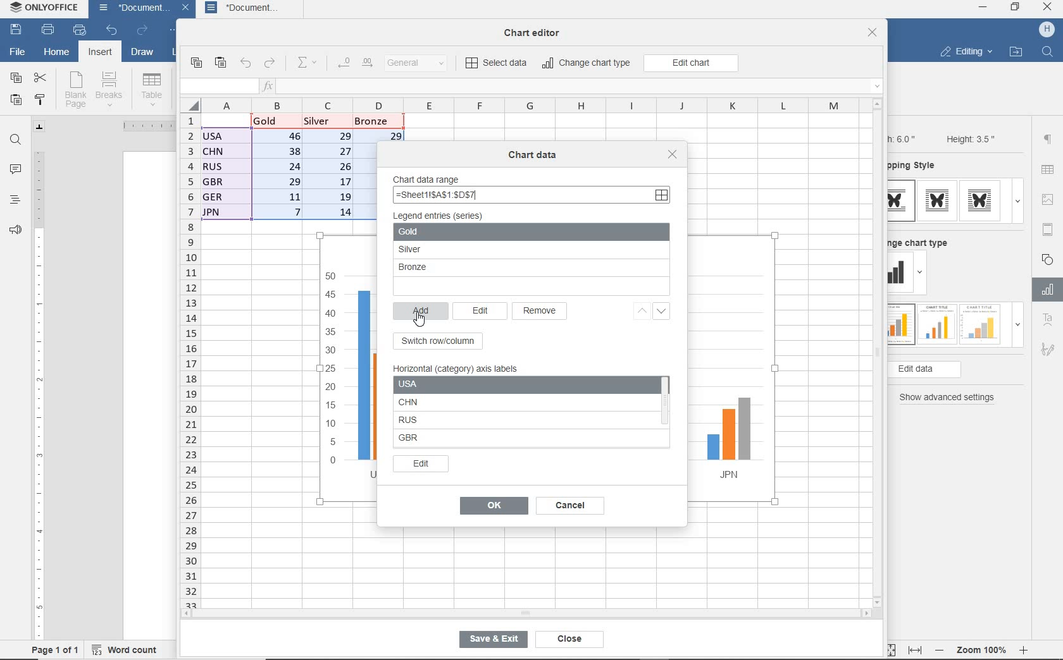  What do you see at coordinates (245, 64) in the screenshot?
I see `undo` at bounding box center [245, 64].